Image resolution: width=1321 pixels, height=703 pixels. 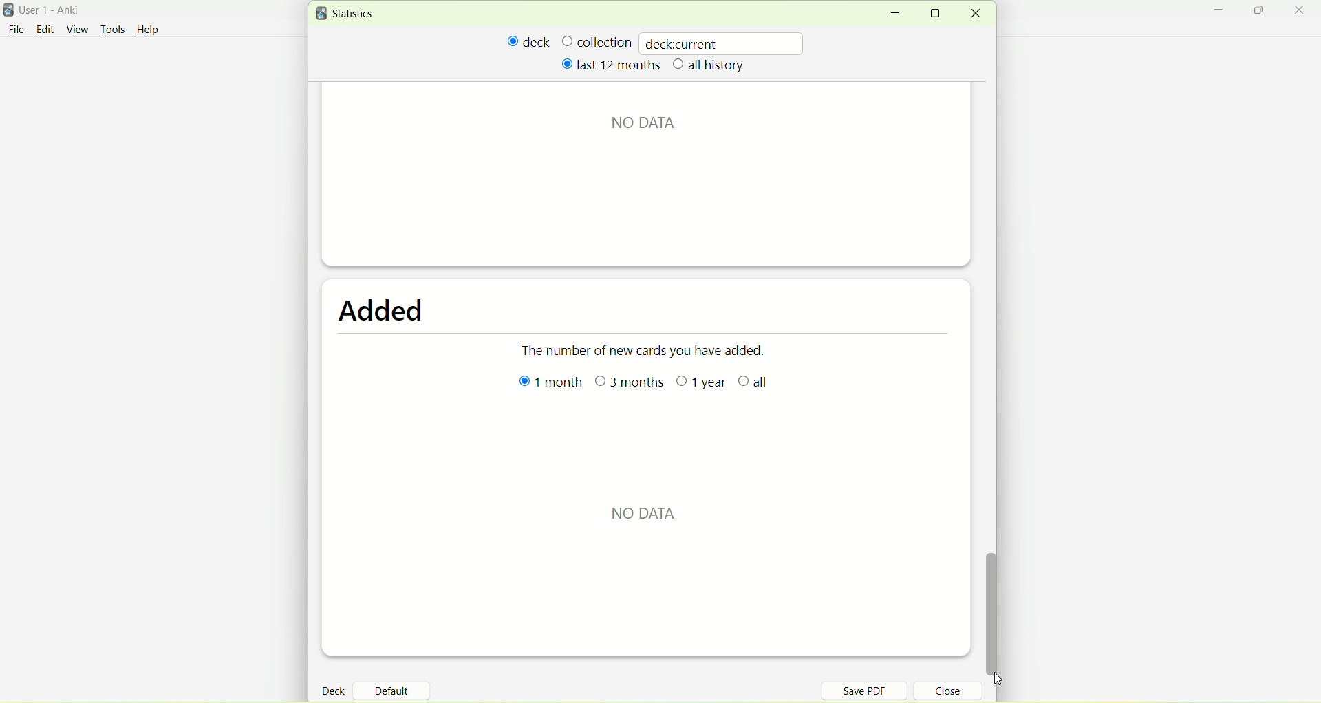 What do you see at coordinates (647, 356) in the screenshot?
I see `the number of new cards you have added` at bounding box center [647, 356].